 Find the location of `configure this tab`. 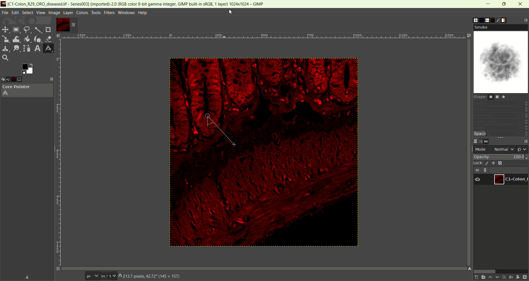

configure this tab is located at coordinates (52, 79).